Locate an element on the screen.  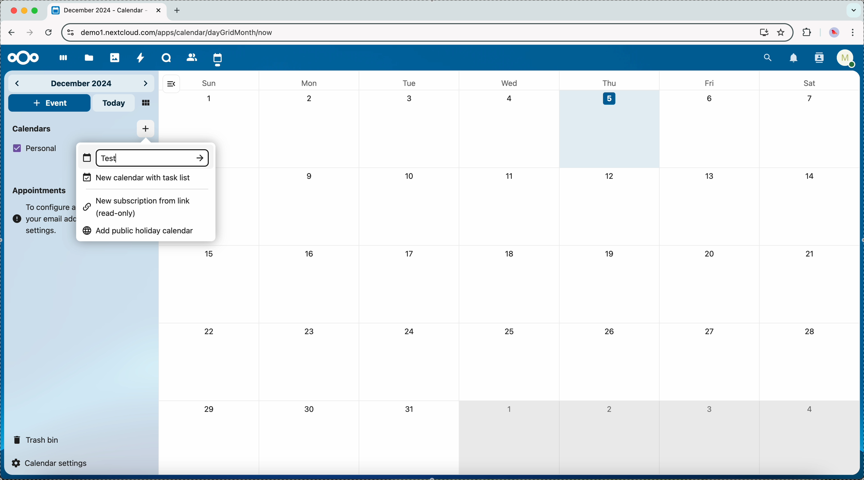
user profile is located at coordinates (846, 60).